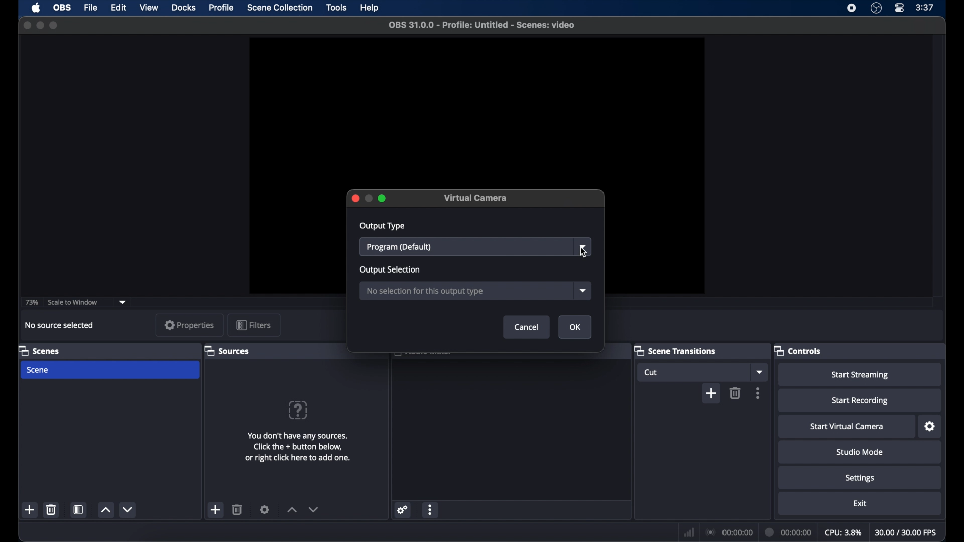 The height and width of the screenshot is (542, 964). I want to click on fps, so click(906, 532).